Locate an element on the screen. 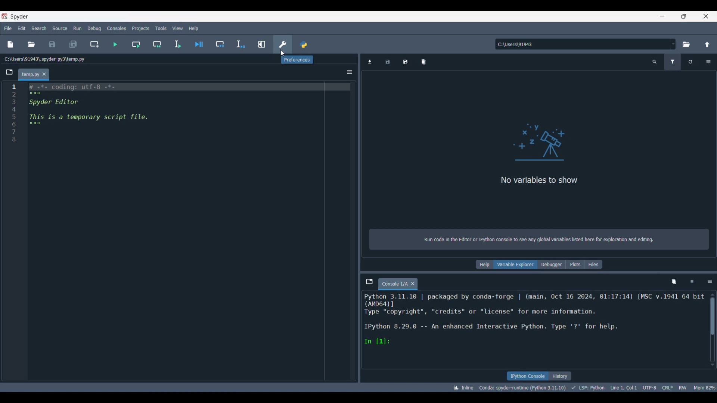 This screenshot has height=403, width=717. Close is located at coordinates (44, 74).